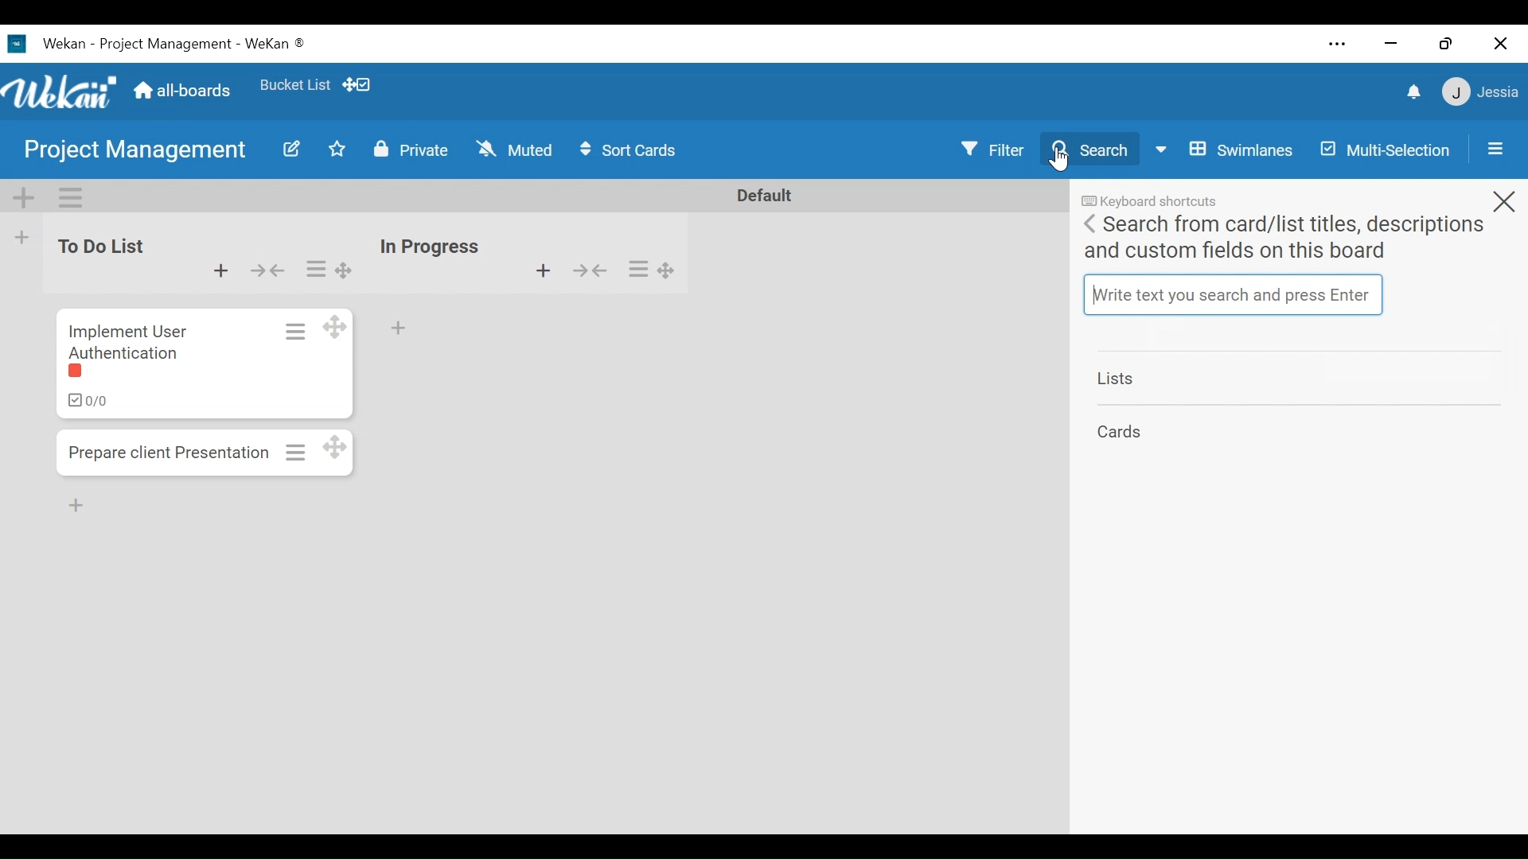  What do you see at coordinates (545, 274) in the screenshot?
I see `Add card to top of the list` at bounding box center [545, 274].